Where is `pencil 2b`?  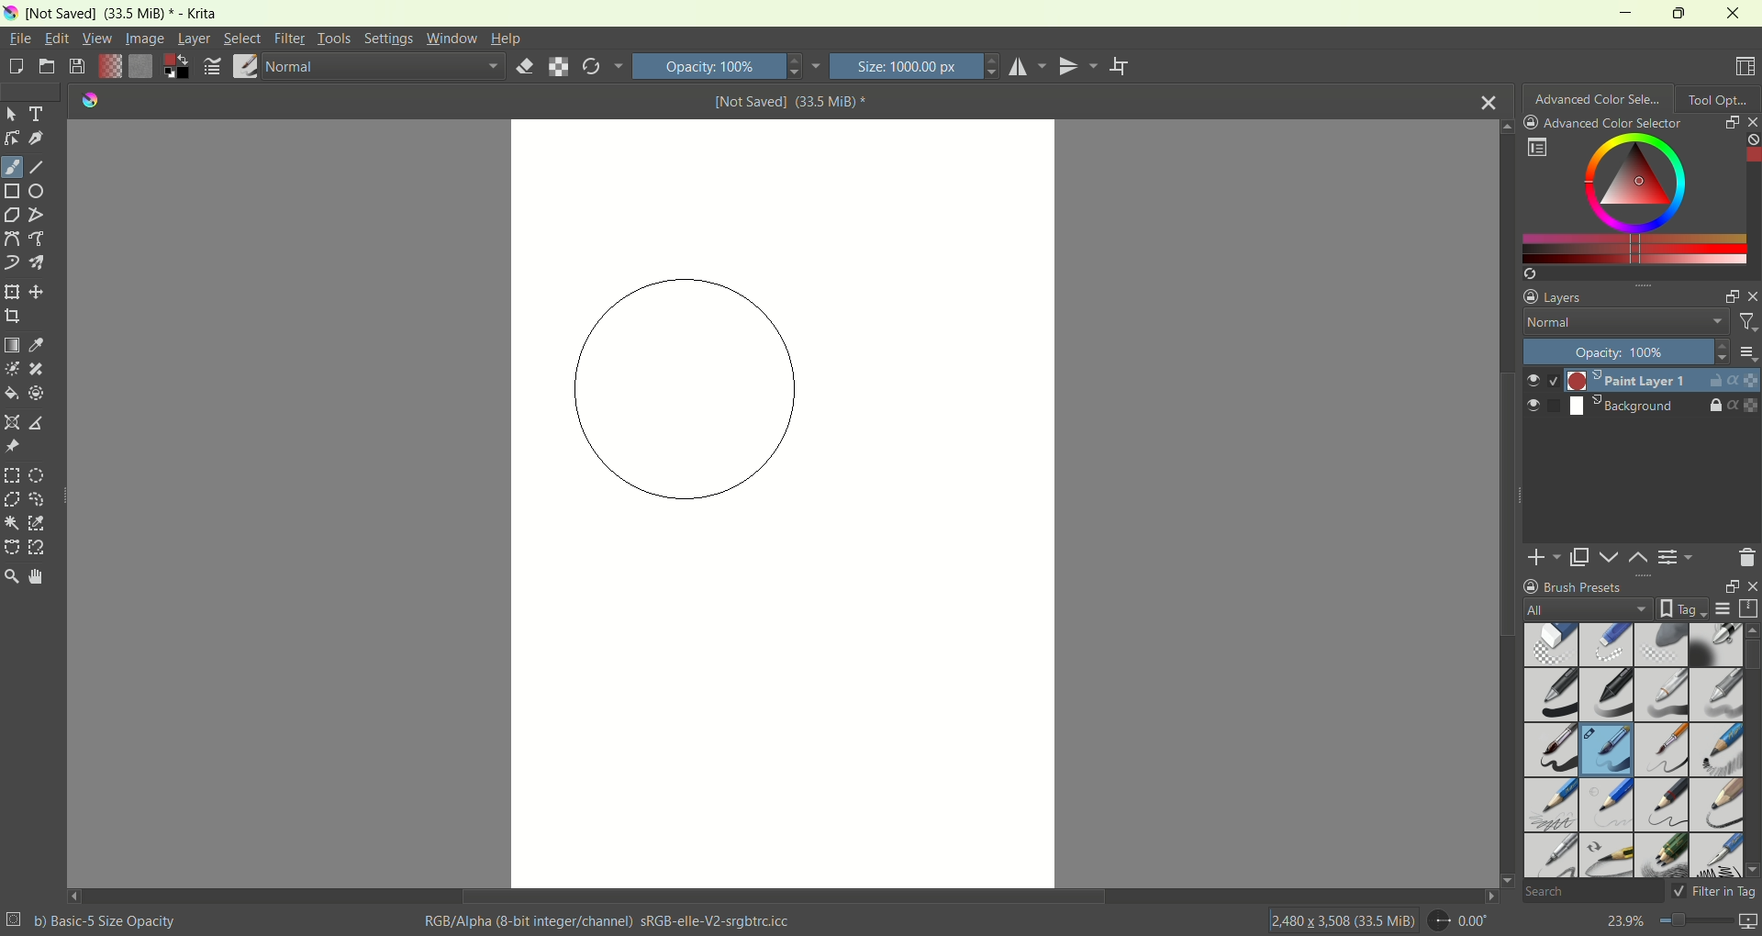 pencil 2b is located at coordinates (1548, 807).